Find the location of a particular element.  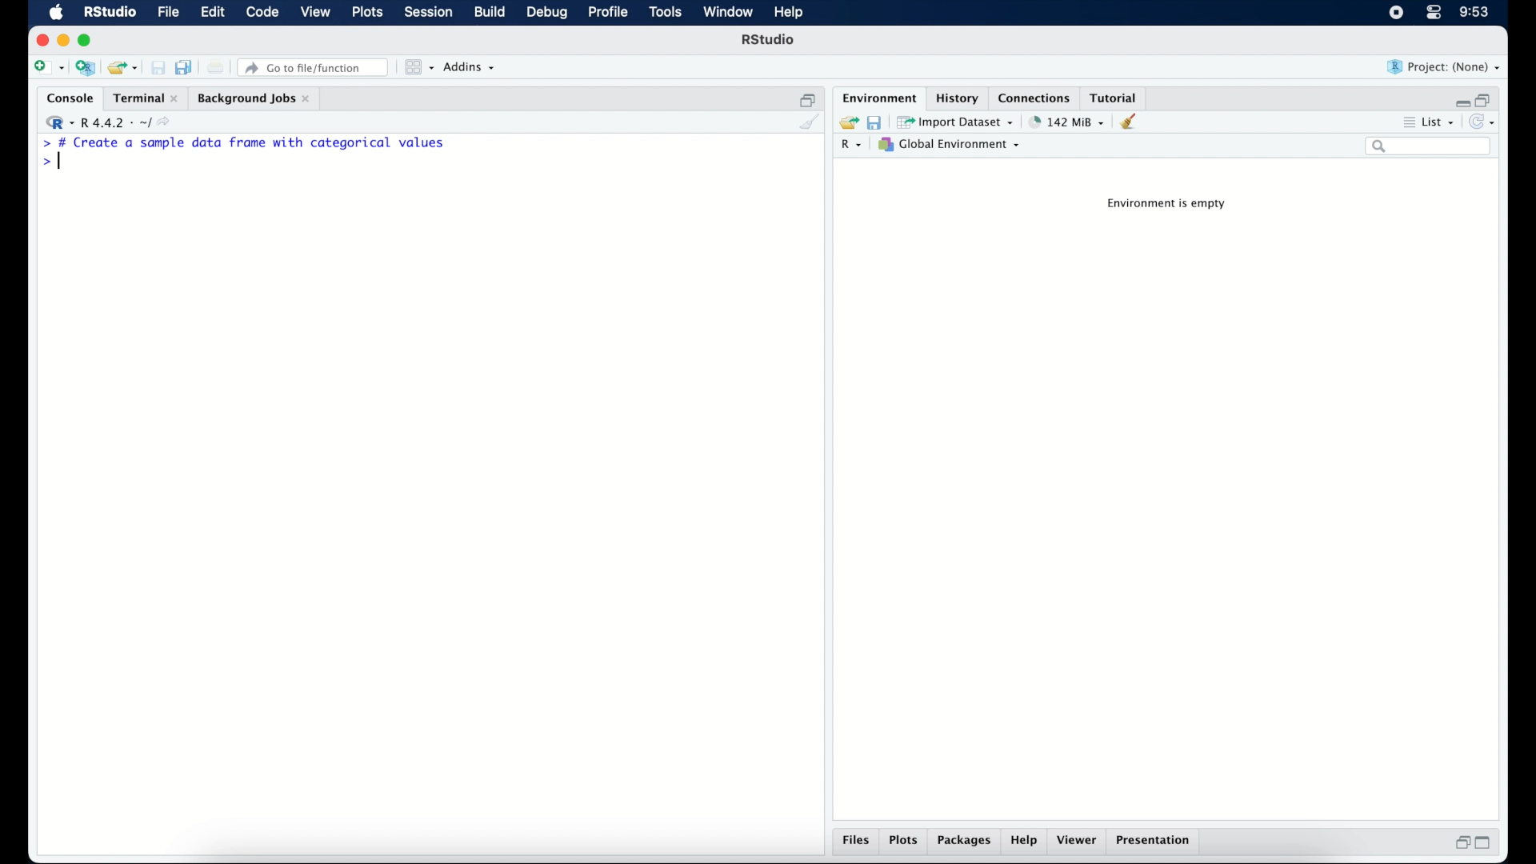

command prompt is located at coordinates (40, 142).